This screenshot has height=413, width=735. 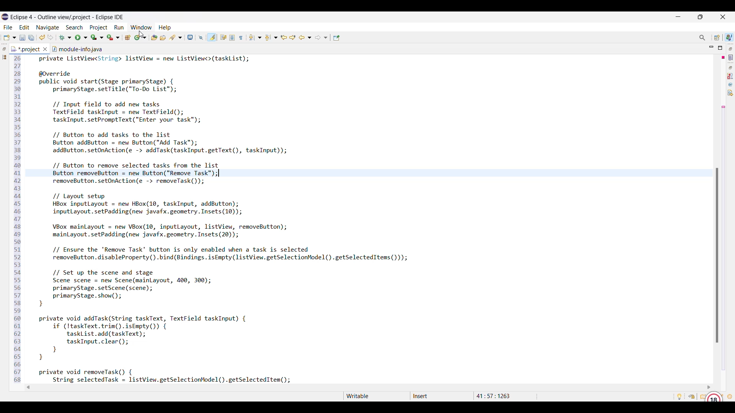 I want to click on Show in smaller tab, so click(x=700, y=17).